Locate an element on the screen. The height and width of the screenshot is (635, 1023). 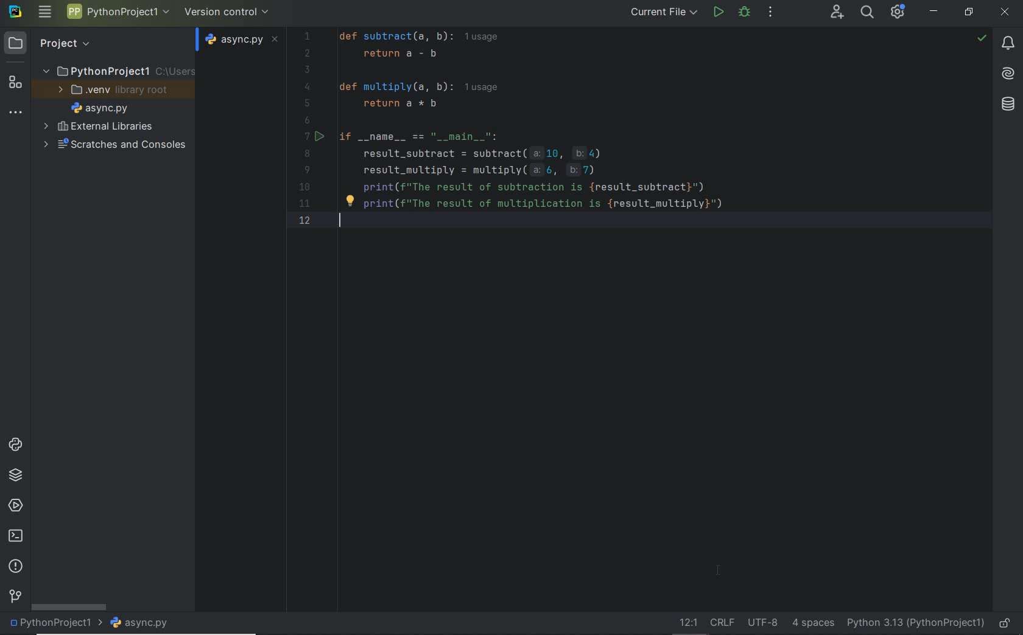
external libraries is located at coordinates (98, 127).